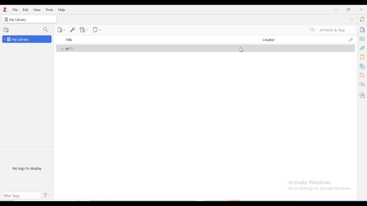  What do you see at coordinates (303, 39) in the screenshot?
I see `creator` at bounding box center [303, 39].